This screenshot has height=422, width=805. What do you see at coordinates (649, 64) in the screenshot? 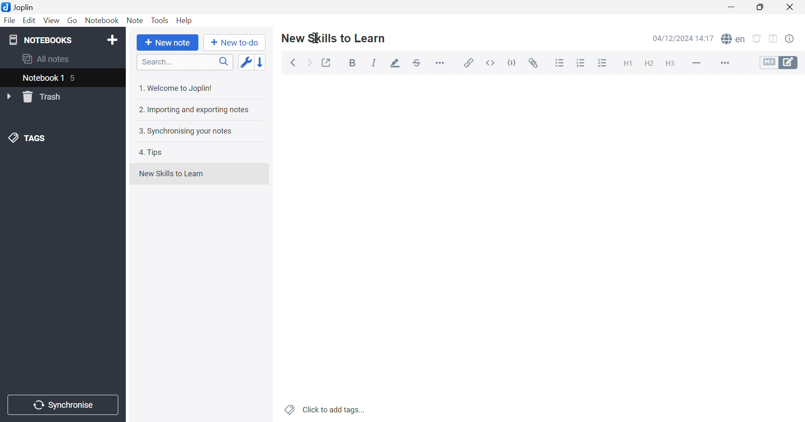
I see `Heading 2` at bounding box center [649, 64].